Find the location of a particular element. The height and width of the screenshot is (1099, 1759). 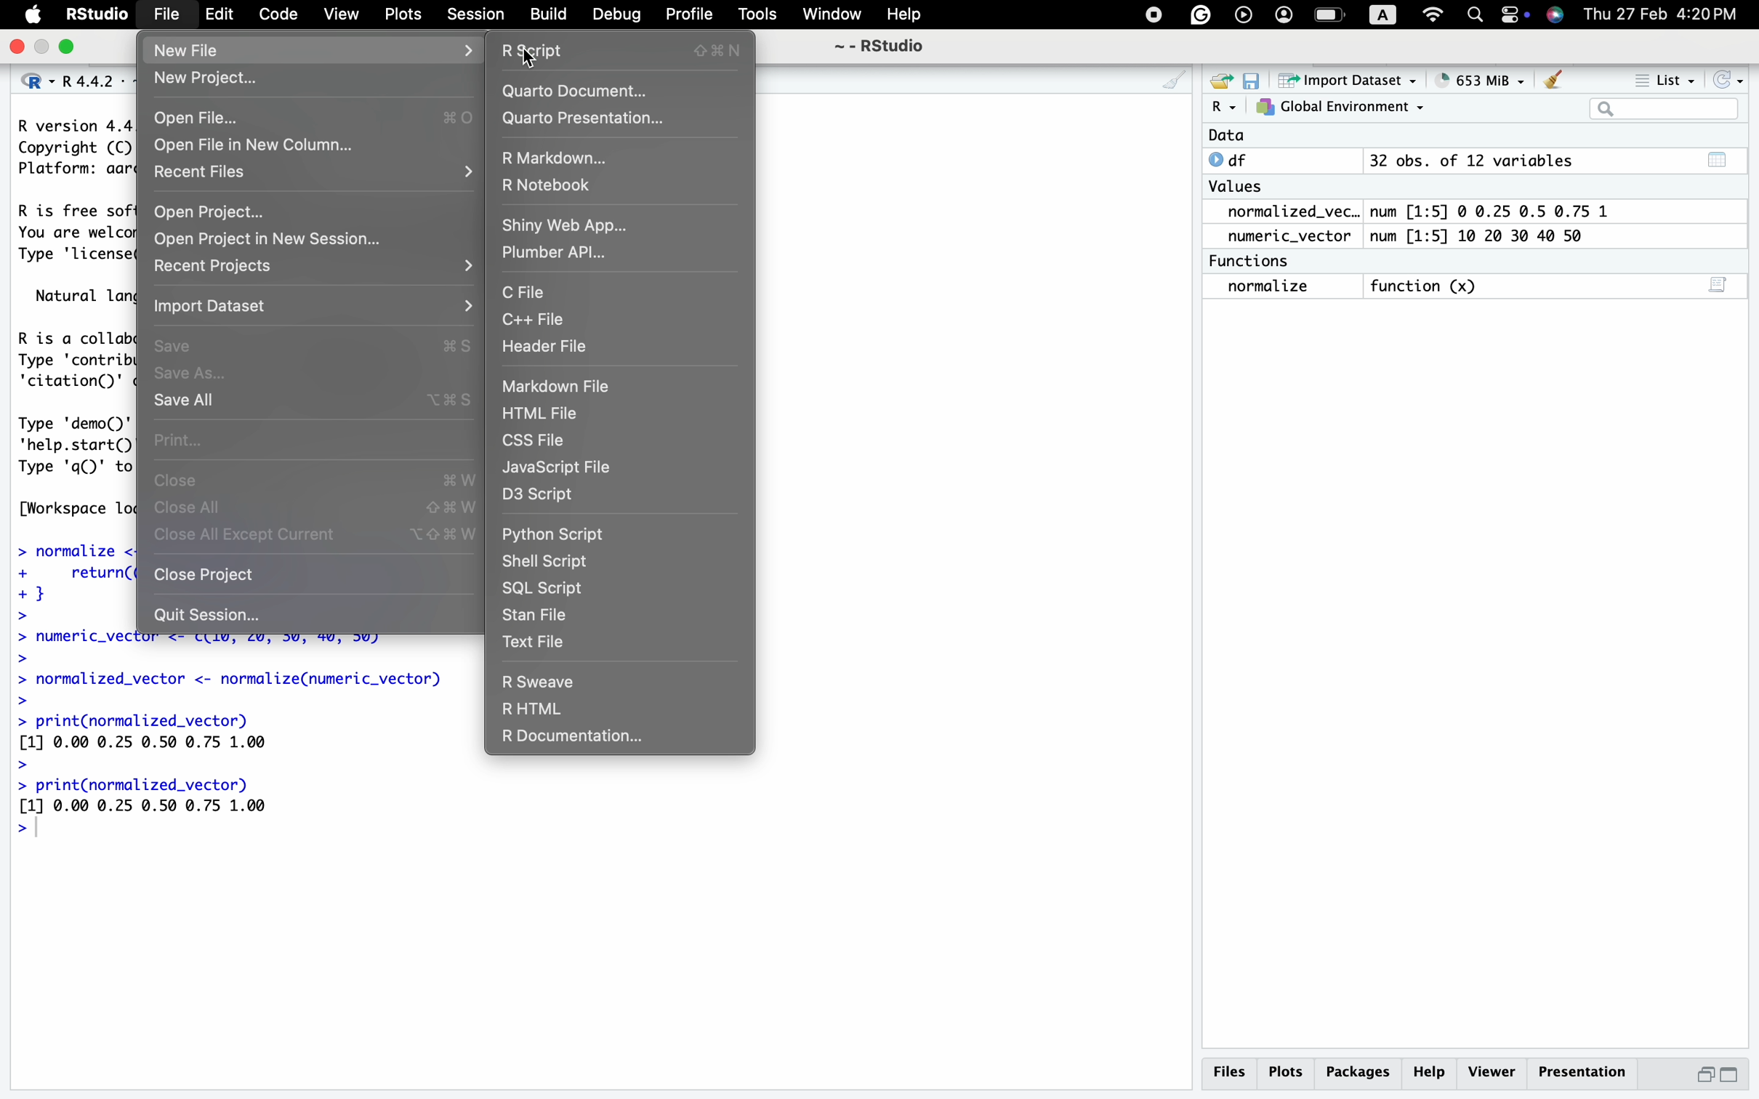

function (x) is located at coordinates (1429, 287).